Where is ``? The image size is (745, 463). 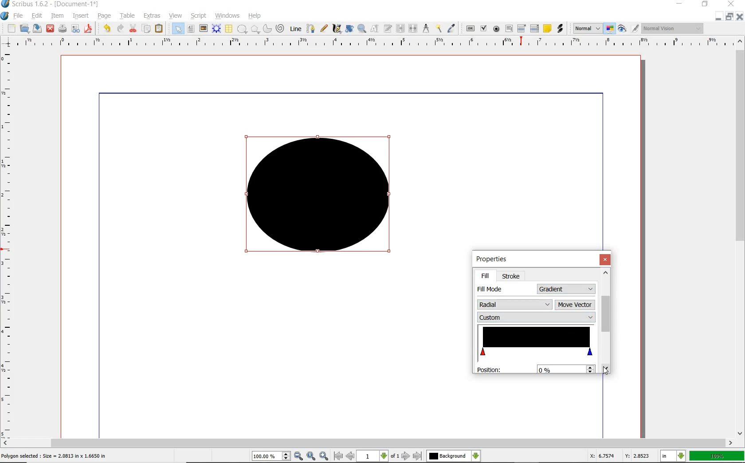
 is located at coordinates (448, 456).